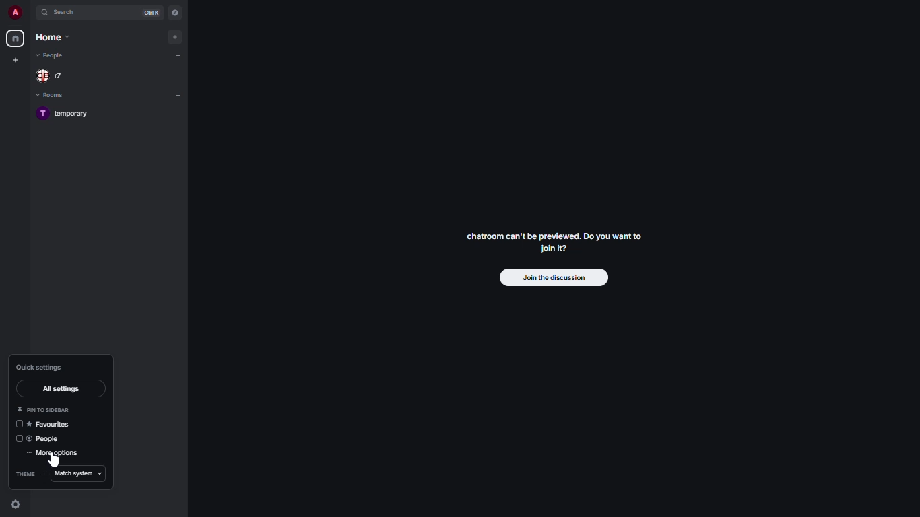 Image resolution: width=920 pixels, height=517 pixels. What do you see at coordinates (53, 96) in the screenshot?
I see `rooms` at bounding box center [53, 96].